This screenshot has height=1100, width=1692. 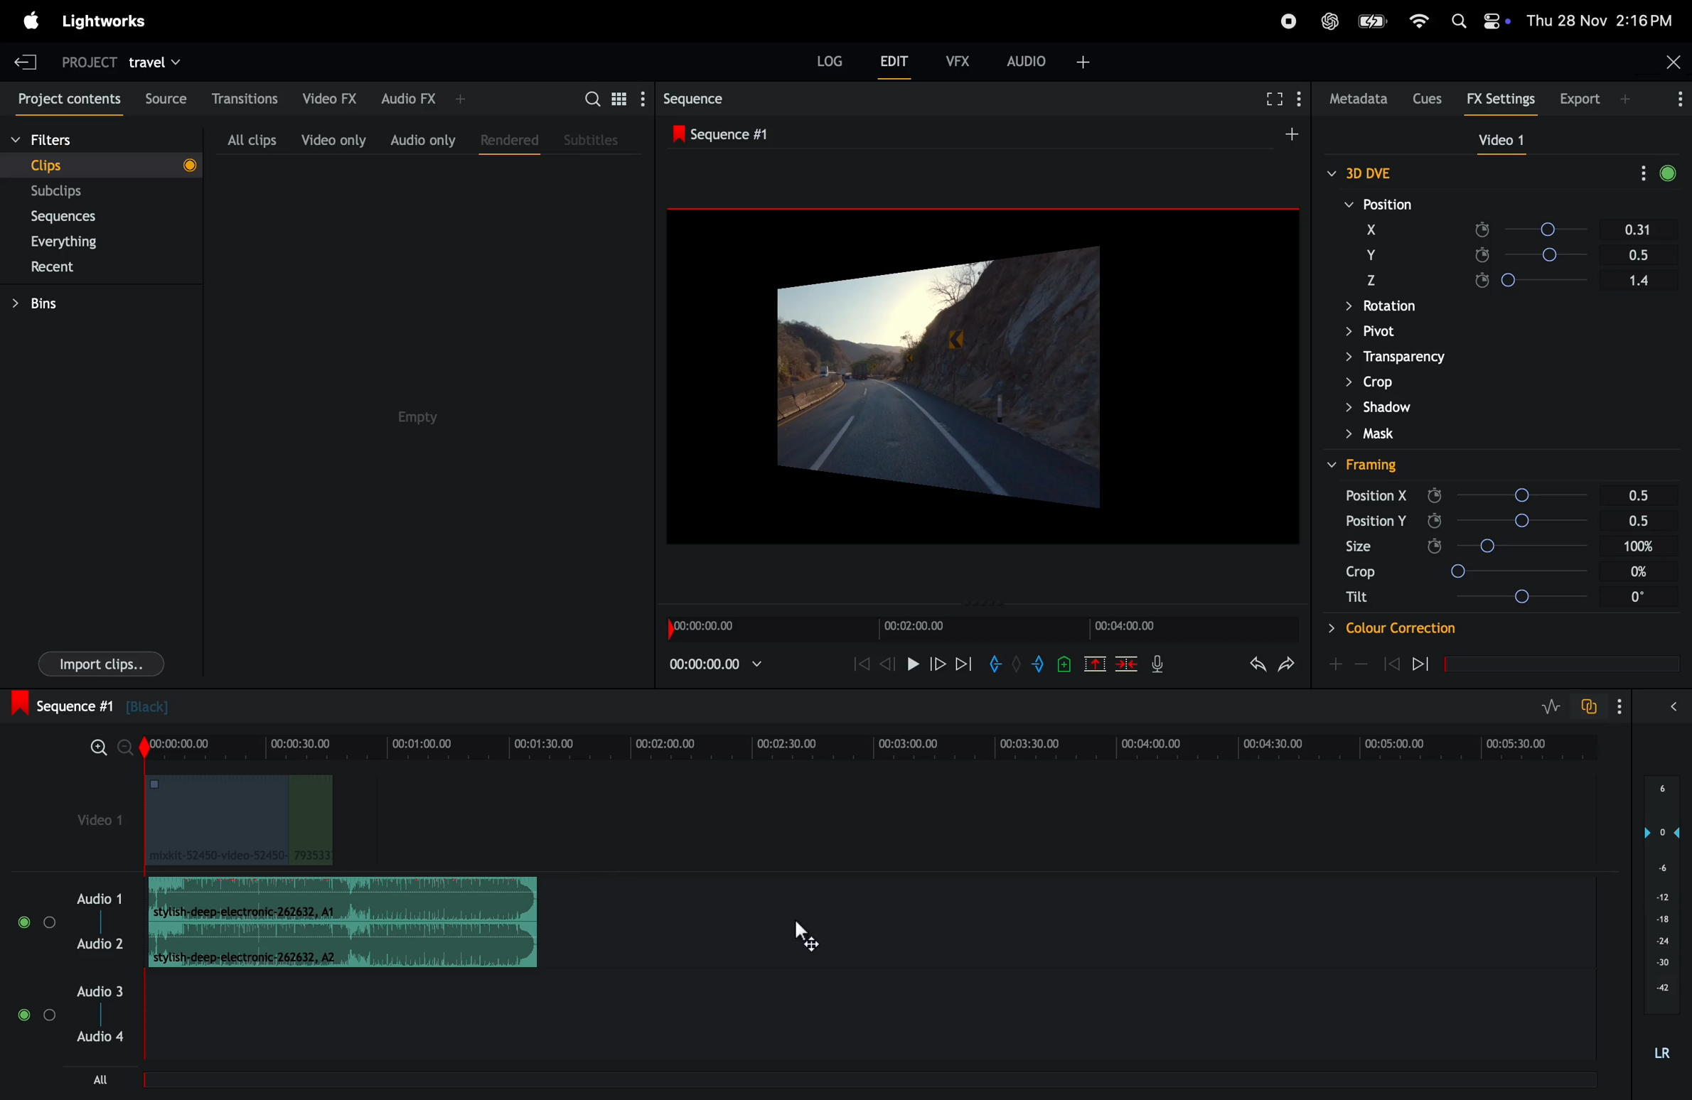 I want to click on play pause, so click(x=915, y=666).